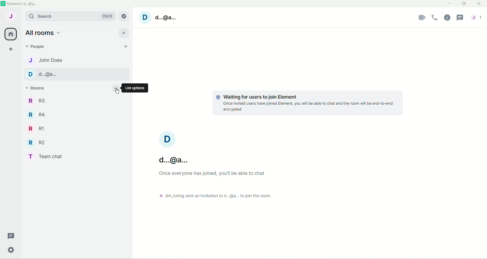  What do you see at coordinates (10, 34) in the screenshot?
I see `All Rooms` at bounding box center [10, 34].